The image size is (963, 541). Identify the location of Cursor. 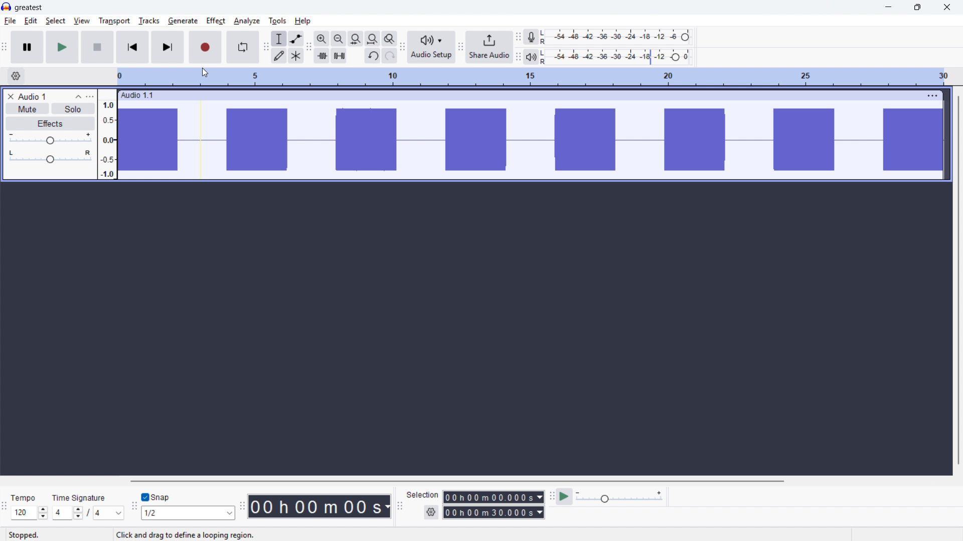
(206, 74).